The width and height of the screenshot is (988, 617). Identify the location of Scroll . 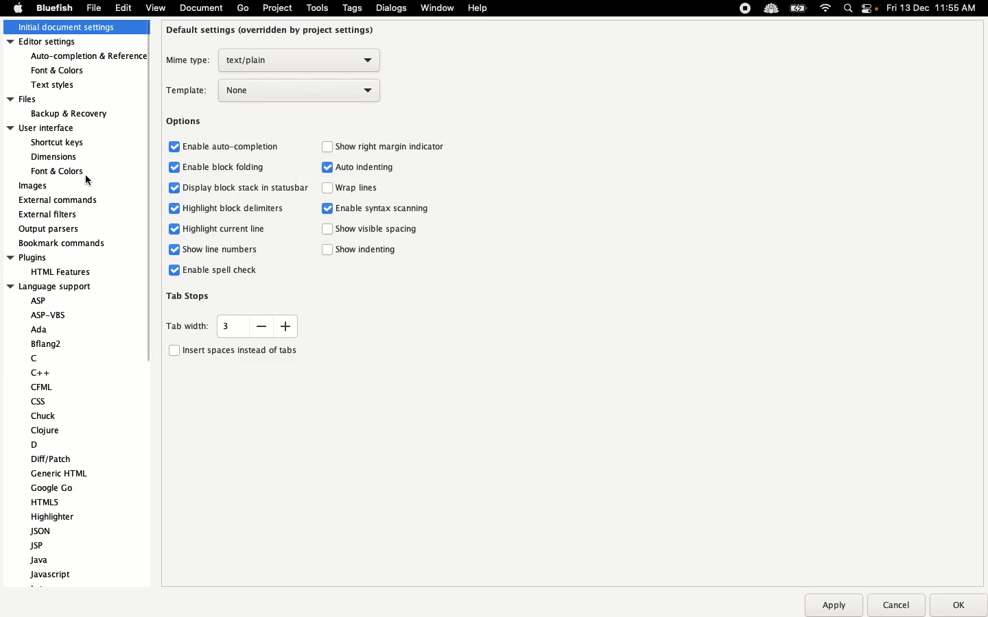
(145, 229).